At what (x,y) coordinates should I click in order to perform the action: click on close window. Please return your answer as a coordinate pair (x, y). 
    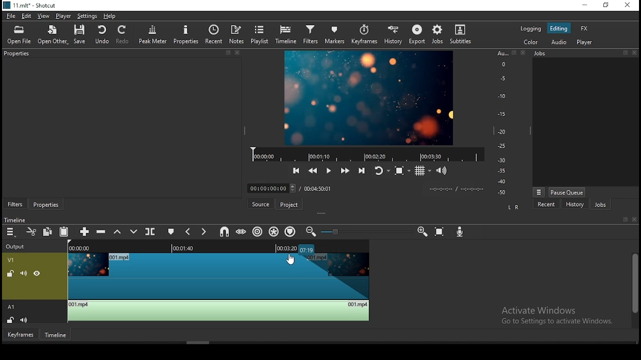
    Looking at the image, I should click on (626, 5).